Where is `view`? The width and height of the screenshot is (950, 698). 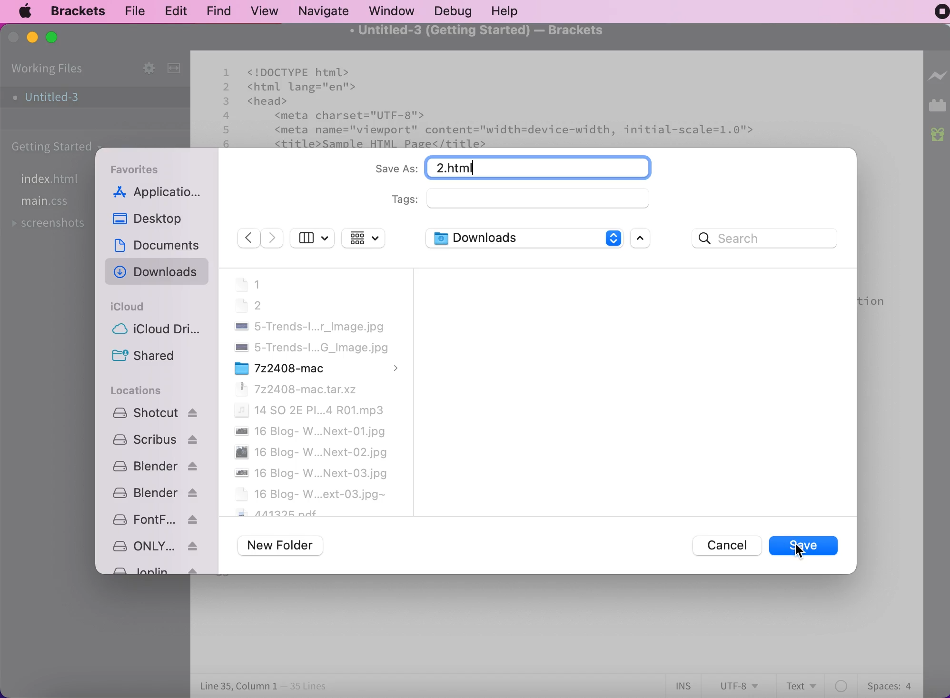 view is located at coordinates (267, 10).